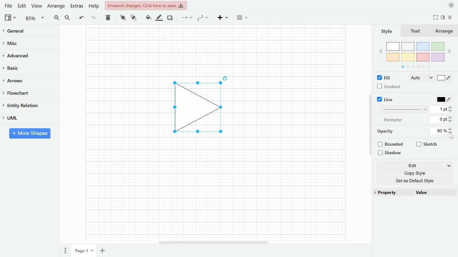  Describe the element at coordinates (201, 110) in the screenshot. I see `Triangle` at that location.